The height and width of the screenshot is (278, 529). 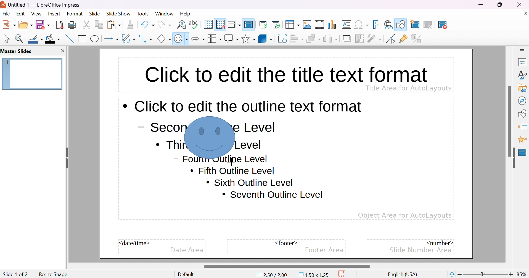 What do you see at coordinates (418, 24) in the screenshot?
I see `new slide` at bounding box center [418, 24].